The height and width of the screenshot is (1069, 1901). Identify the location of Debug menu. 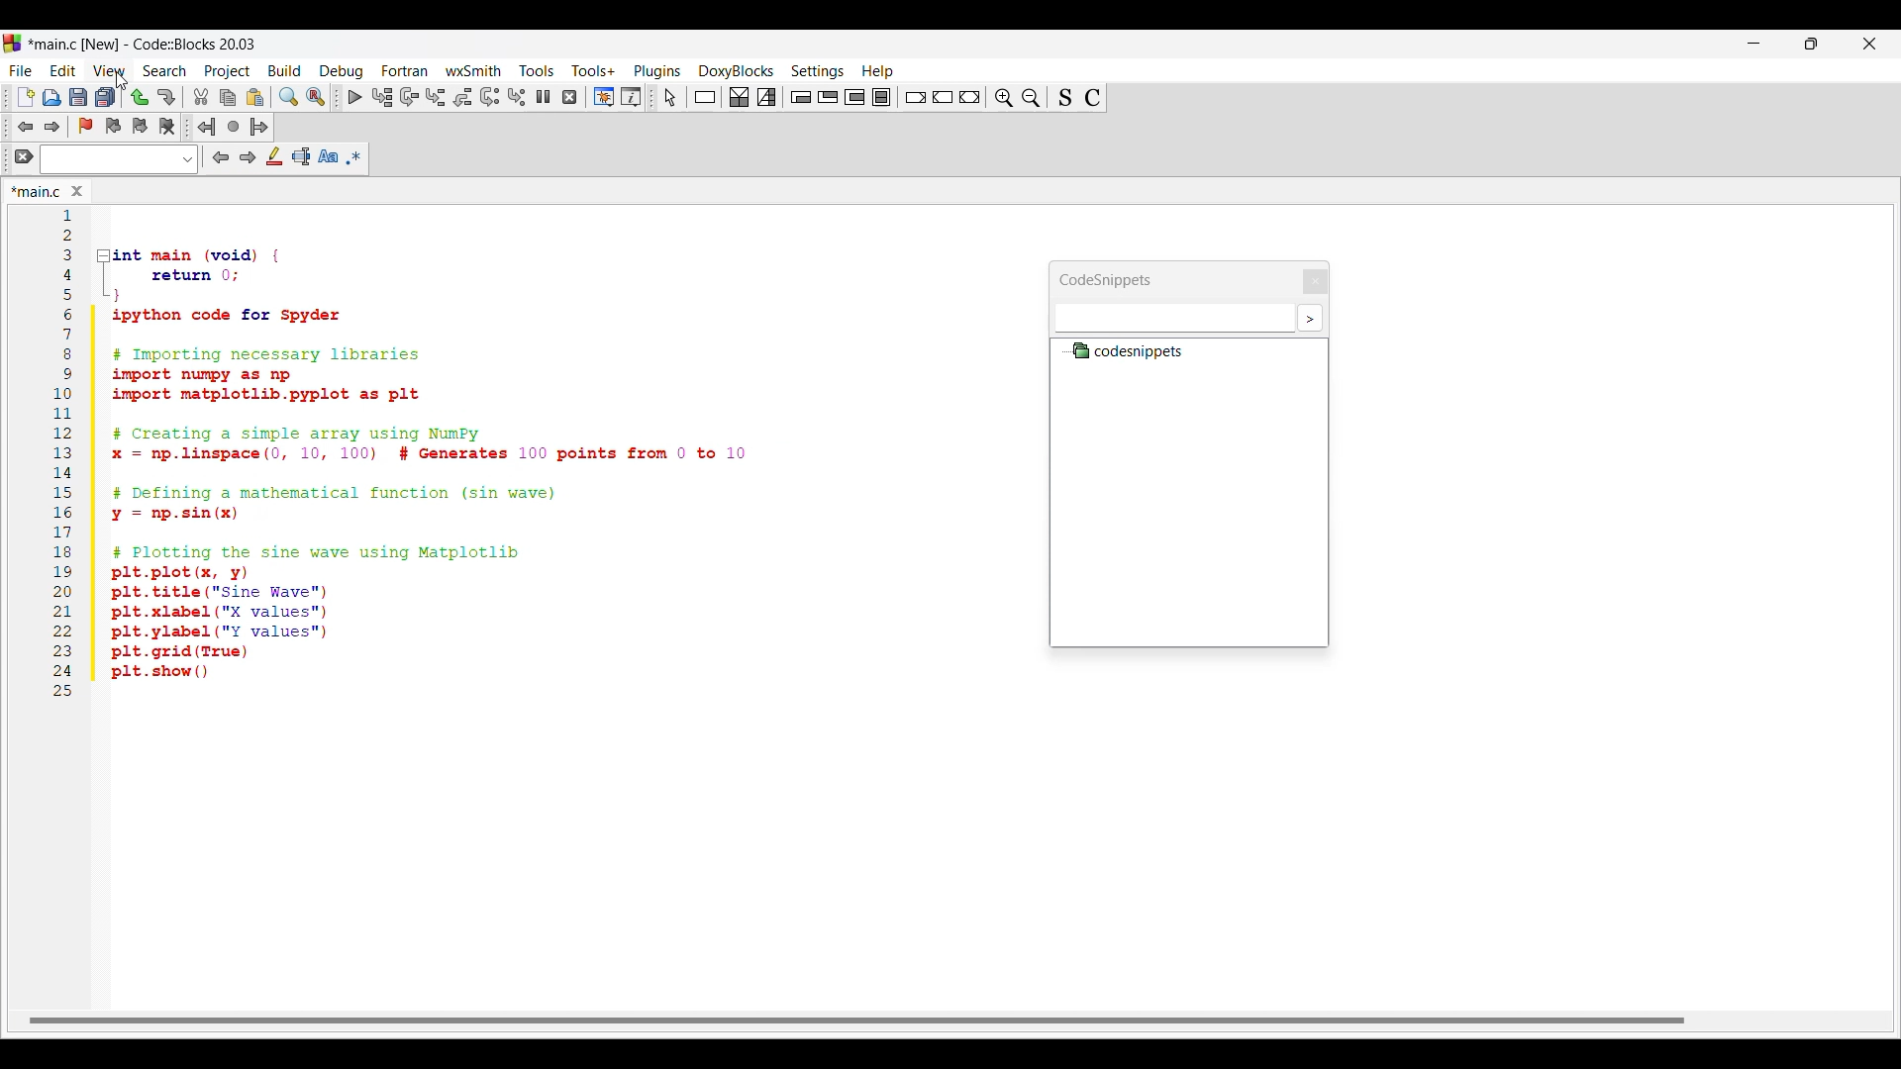
(342, 72).